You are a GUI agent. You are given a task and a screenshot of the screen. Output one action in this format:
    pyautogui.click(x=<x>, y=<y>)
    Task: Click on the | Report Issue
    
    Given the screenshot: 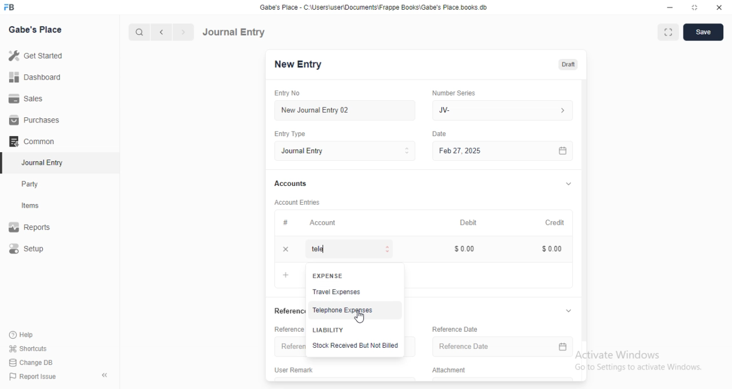 What is the action you would take?
    pyautogui.click(x=34, y=376)
    